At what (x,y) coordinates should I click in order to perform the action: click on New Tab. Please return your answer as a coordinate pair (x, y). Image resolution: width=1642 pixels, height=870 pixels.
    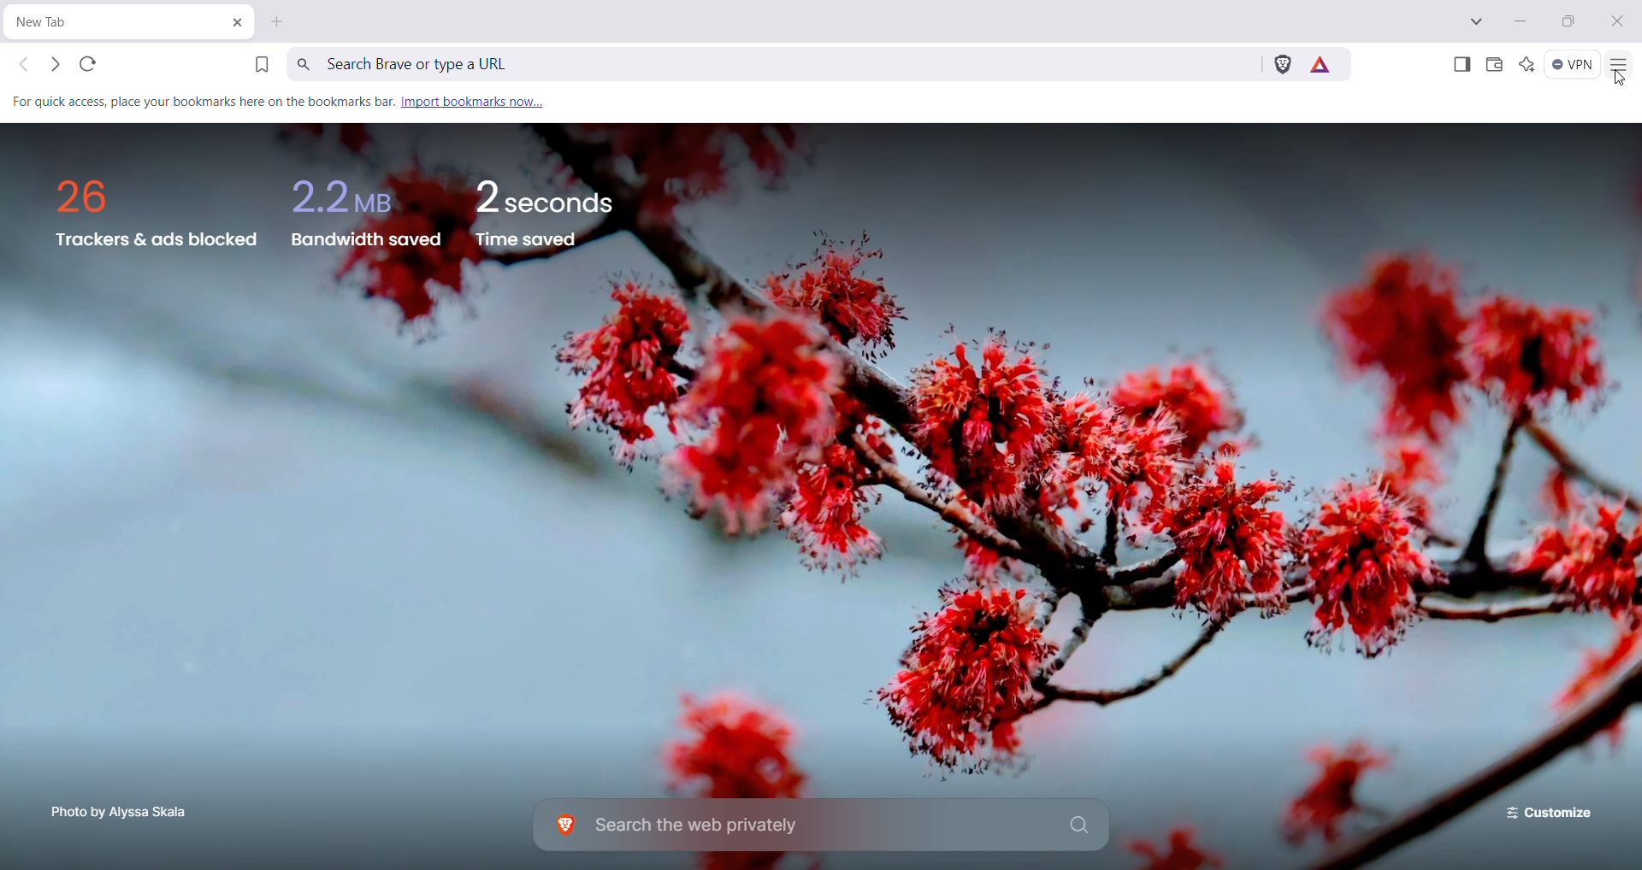
    Looking at the image, I should click on (281, 21).